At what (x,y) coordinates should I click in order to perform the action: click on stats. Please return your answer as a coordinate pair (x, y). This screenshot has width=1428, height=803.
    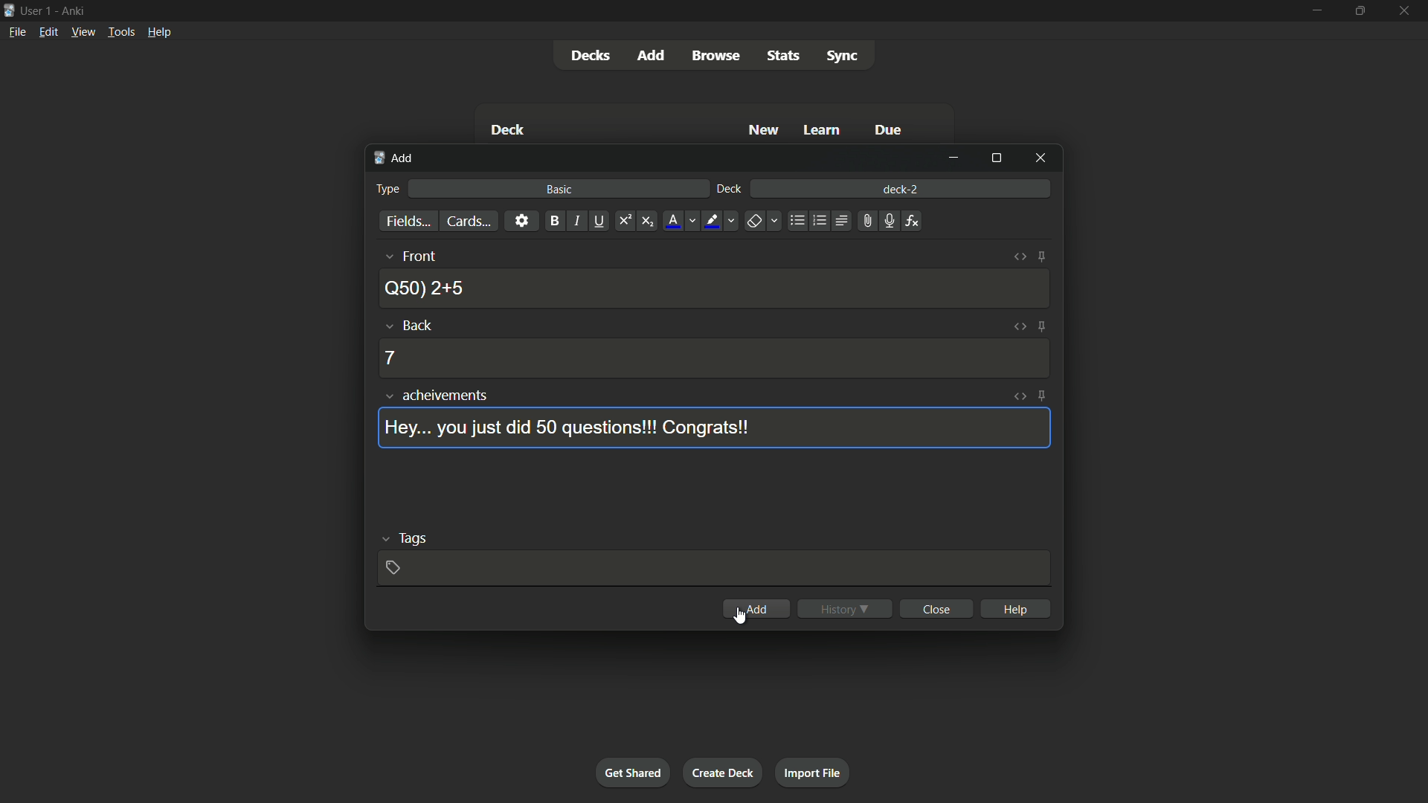
    Looking at the image, I should click on (786, 57).